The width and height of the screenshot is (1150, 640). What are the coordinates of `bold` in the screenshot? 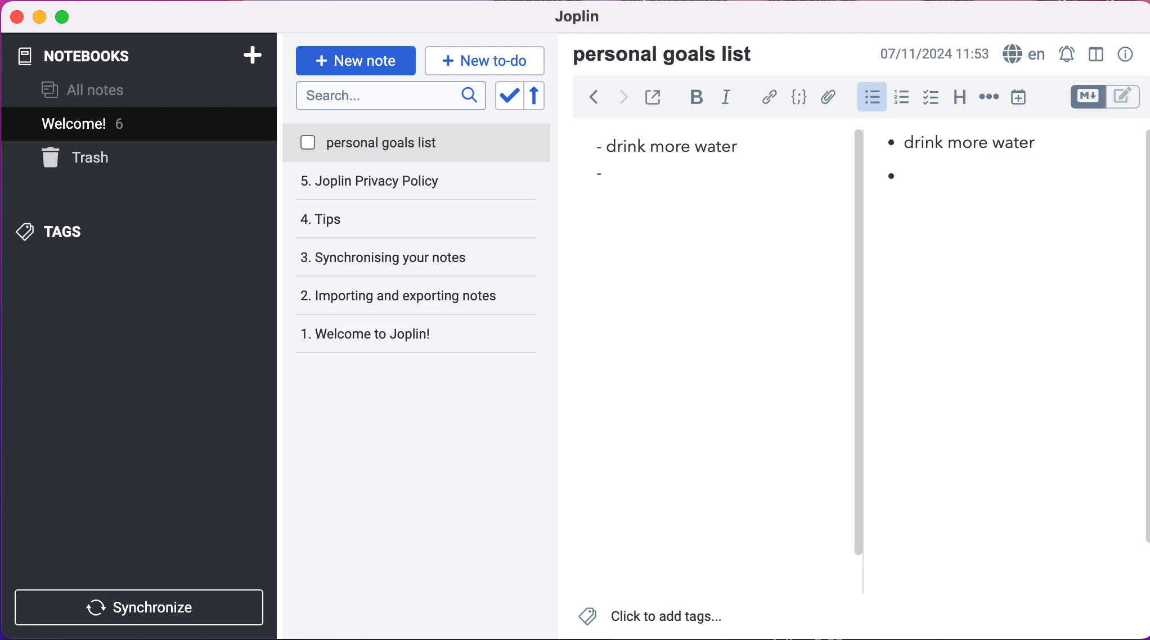 It's located at (694, 99).